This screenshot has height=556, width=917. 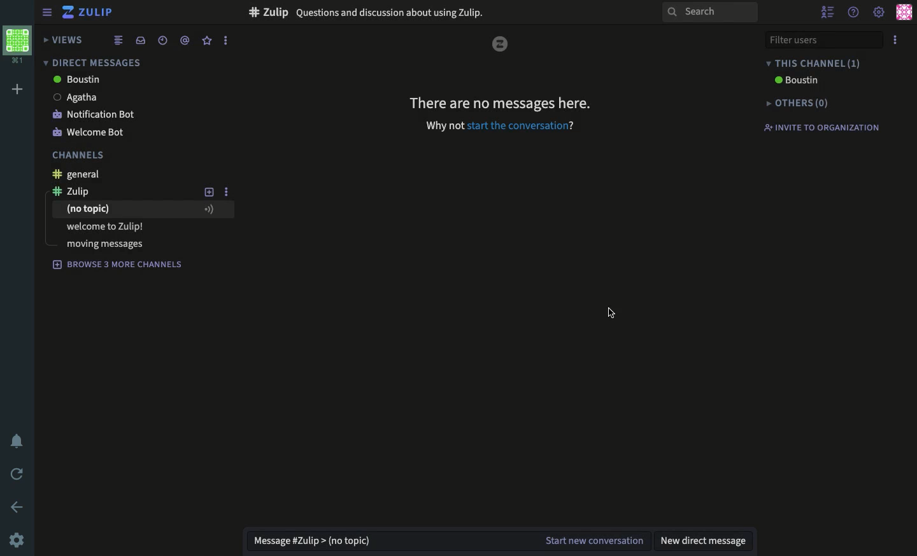 What do you see at coordinates (824, 42) in the screenshot?
I see `filter users` at bounding box center [824, 42].